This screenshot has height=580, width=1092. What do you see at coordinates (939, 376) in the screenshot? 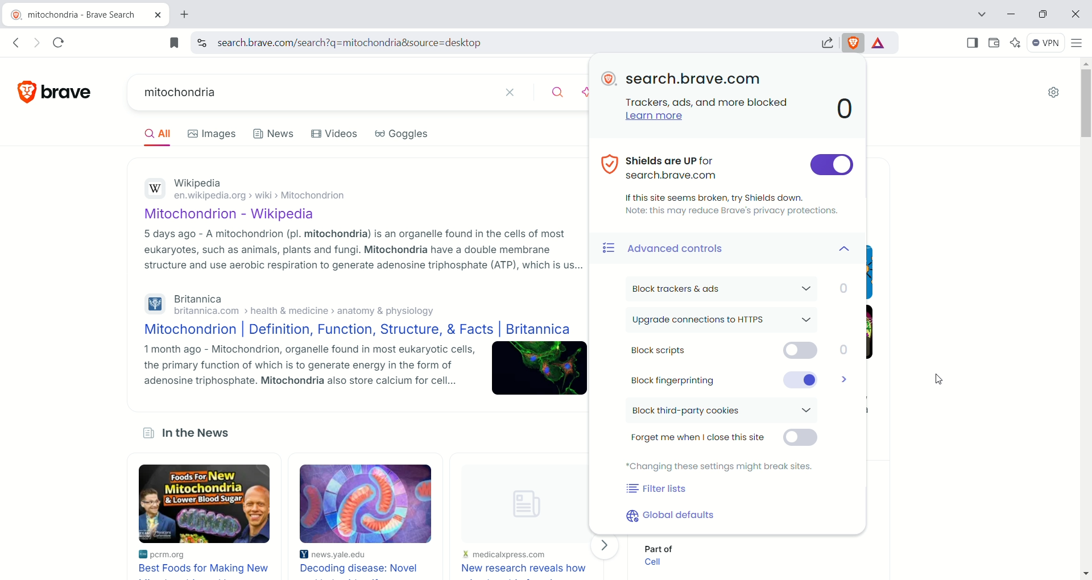
I see `cursor` at bounding box center [939, 376].